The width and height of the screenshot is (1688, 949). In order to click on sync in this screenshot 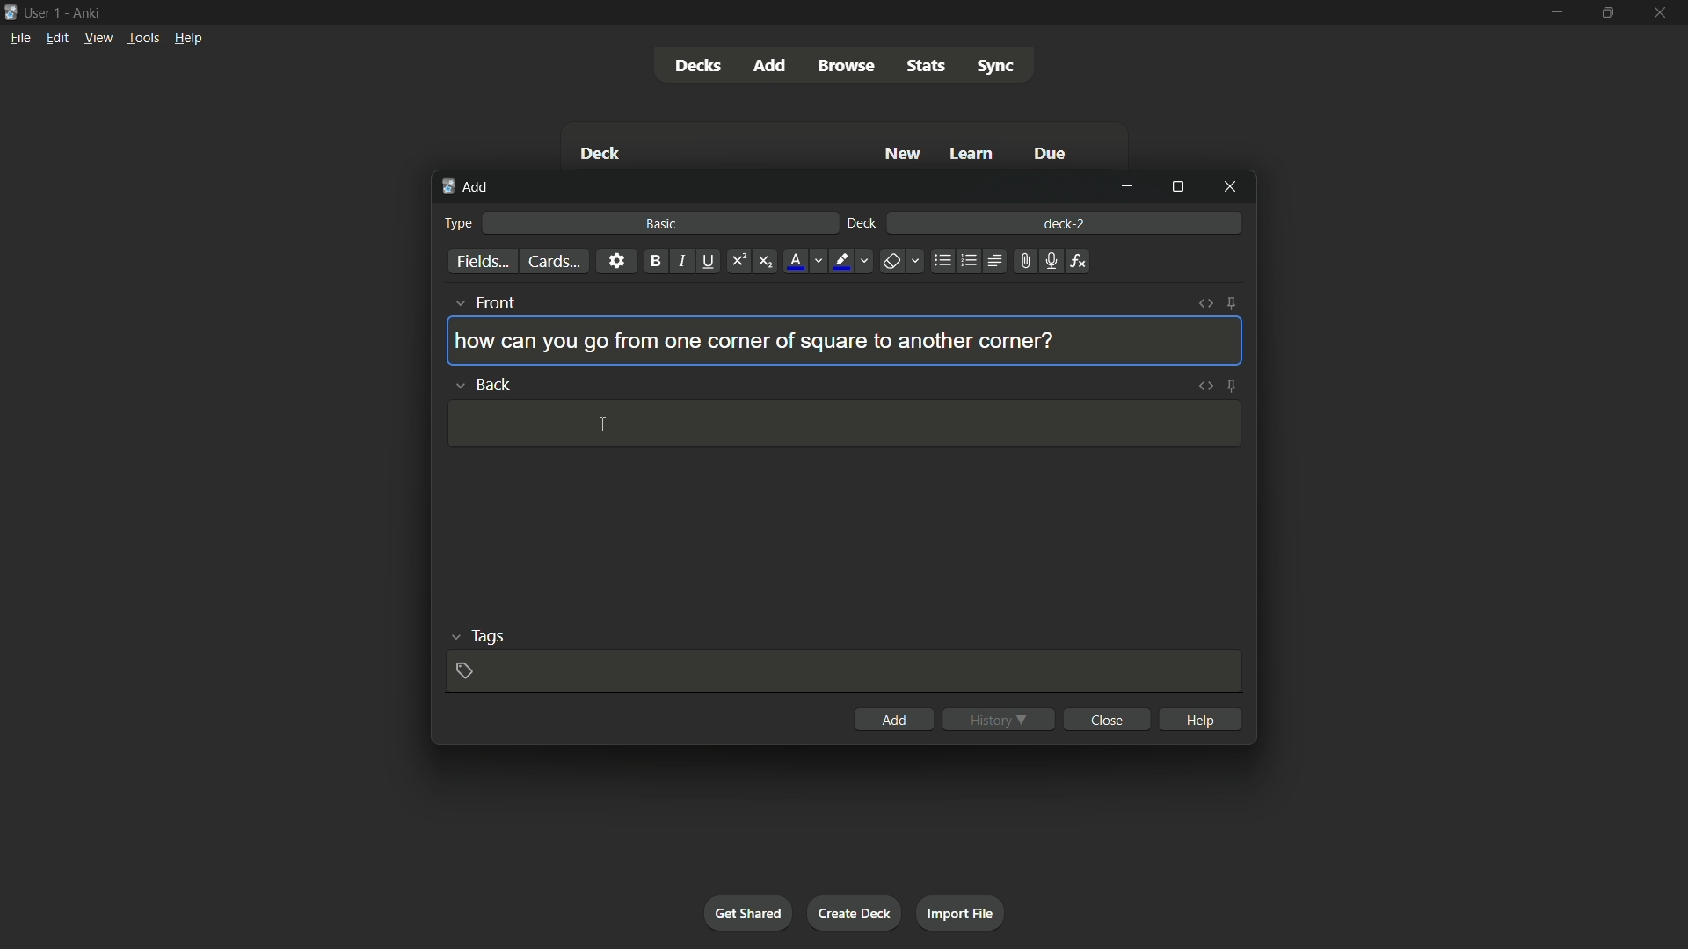, I will do `click(996, 67)`.